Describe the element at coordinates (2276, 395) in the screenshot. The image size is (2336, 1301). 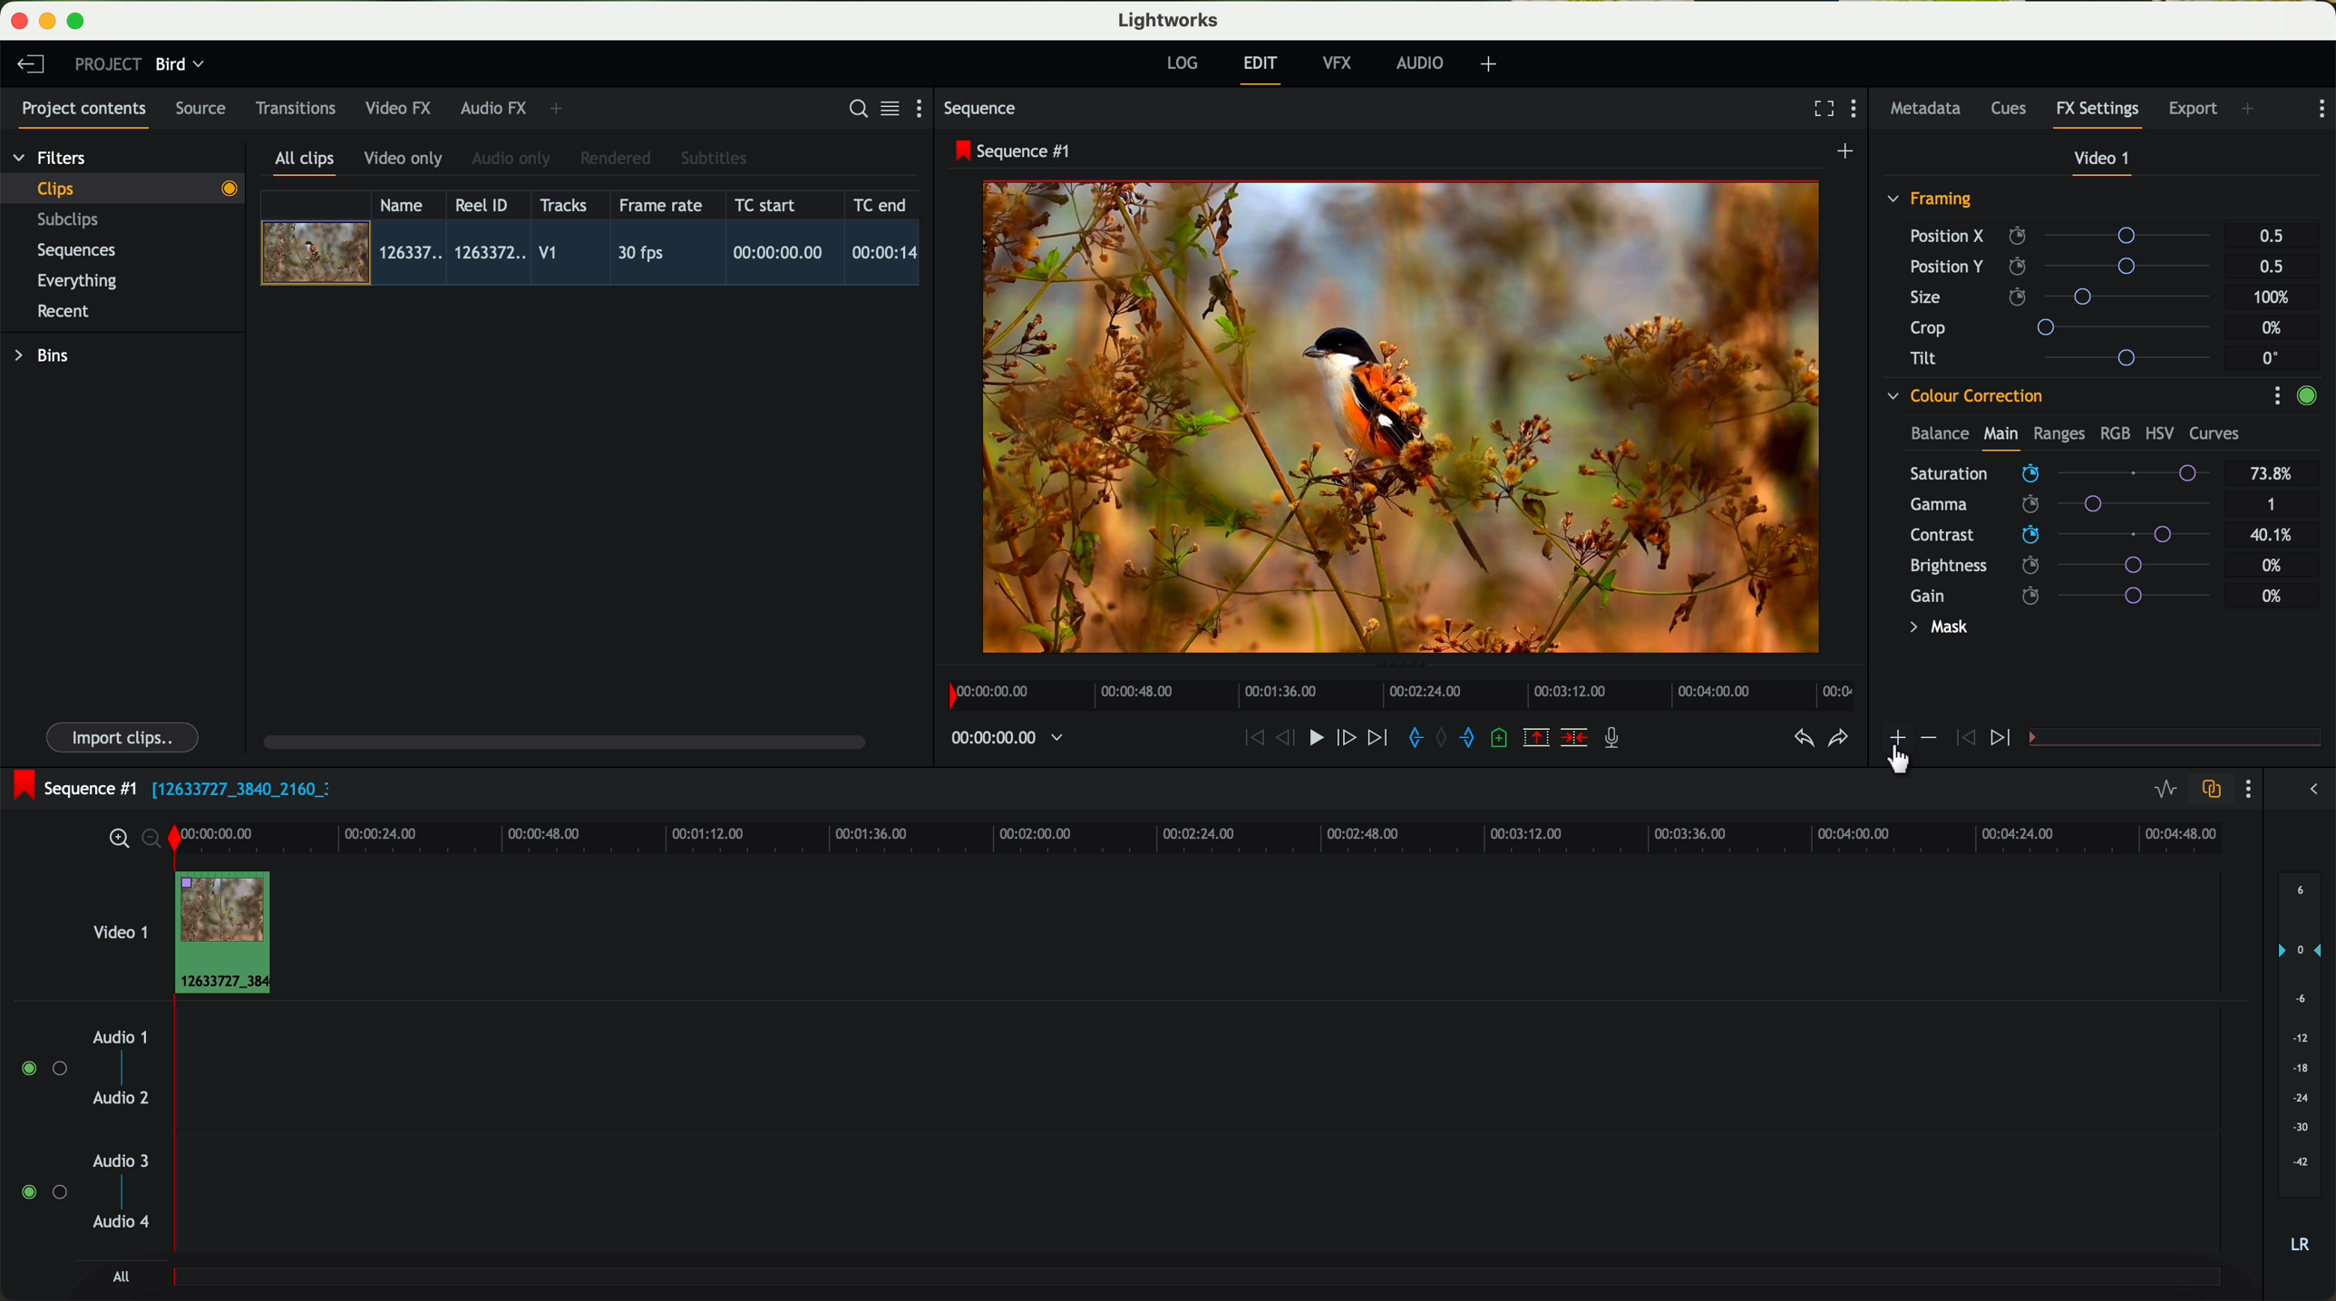
I see `show settings menu` at that location.